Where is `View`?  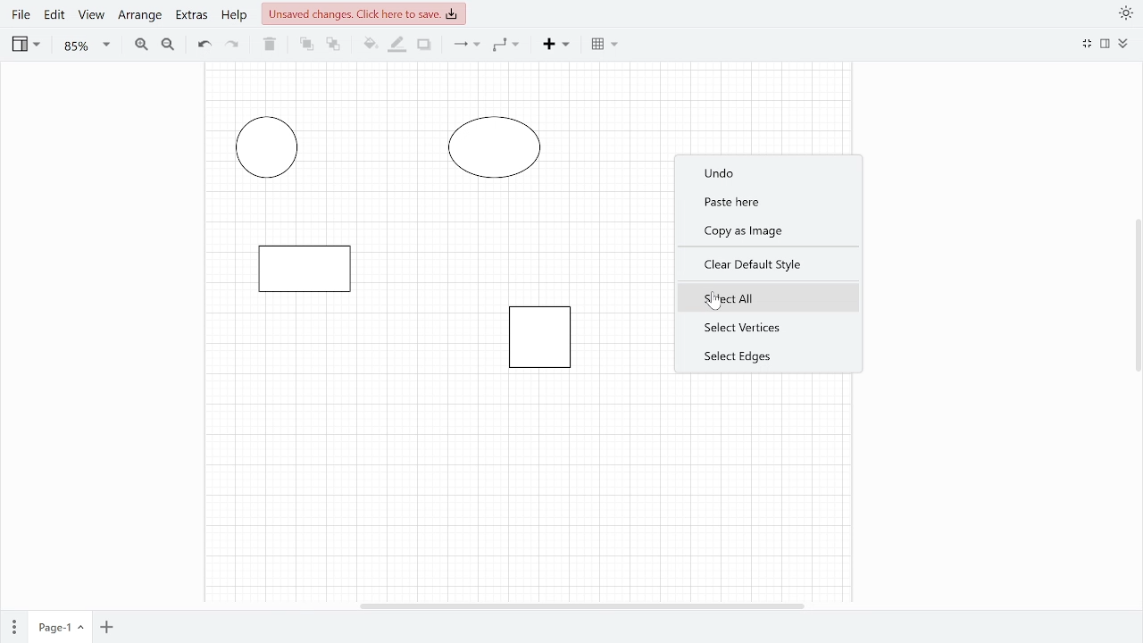 View is located at coordinates (25, 46).